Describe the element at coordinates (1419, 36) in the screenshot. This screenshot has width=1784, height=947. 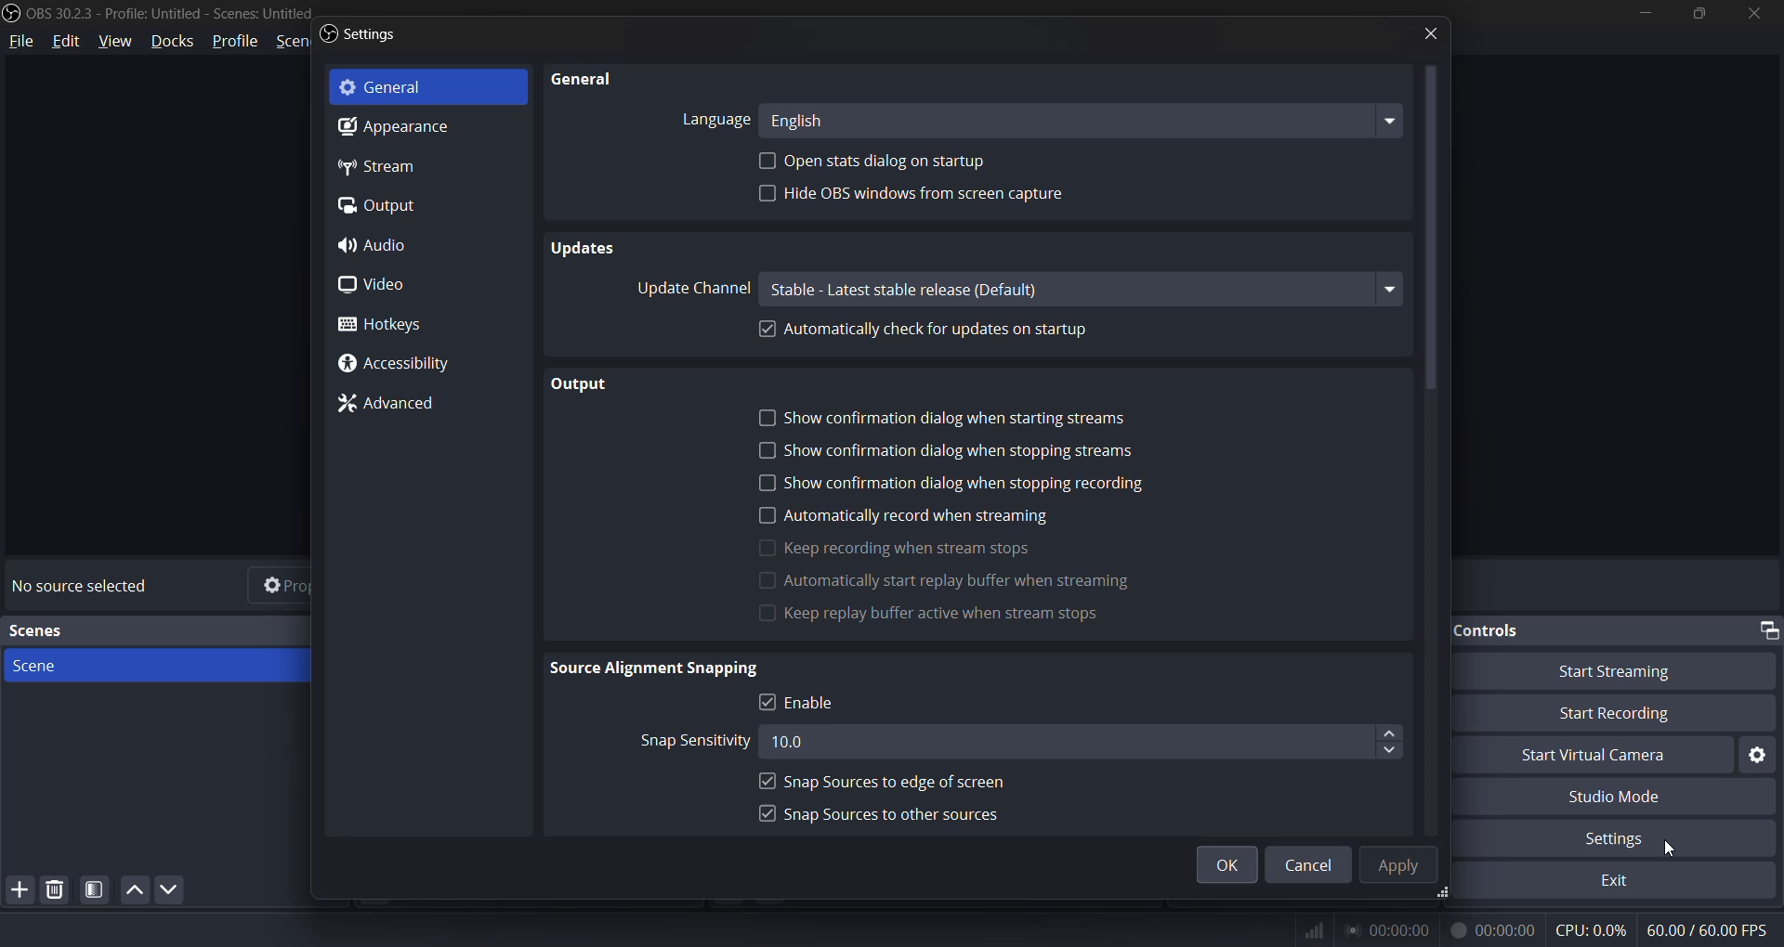
I see `close` at that location.